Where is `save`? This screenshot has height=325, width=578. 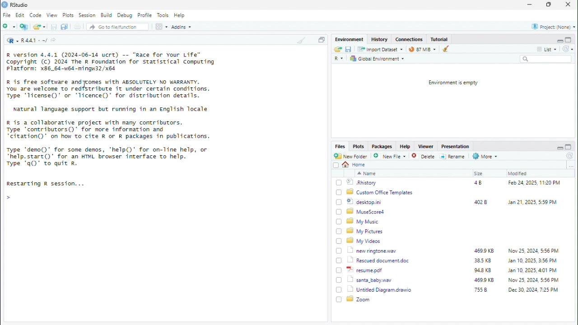 save is located at coordinates (54, 27).